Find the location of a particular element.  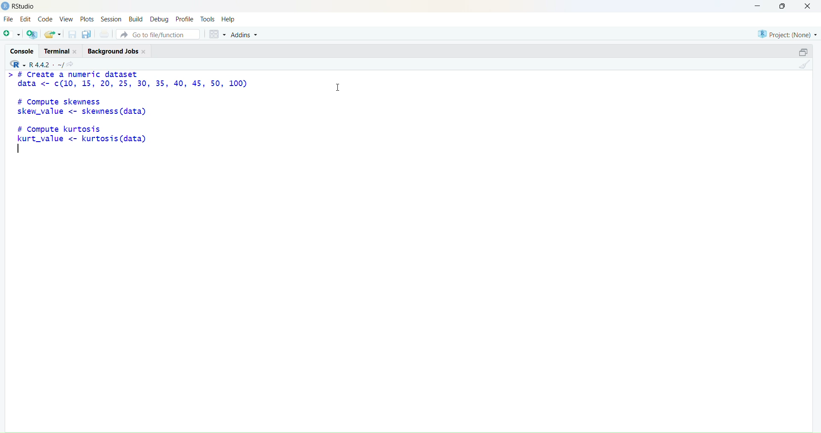

Print the current file is located at coordinates (104, 34).